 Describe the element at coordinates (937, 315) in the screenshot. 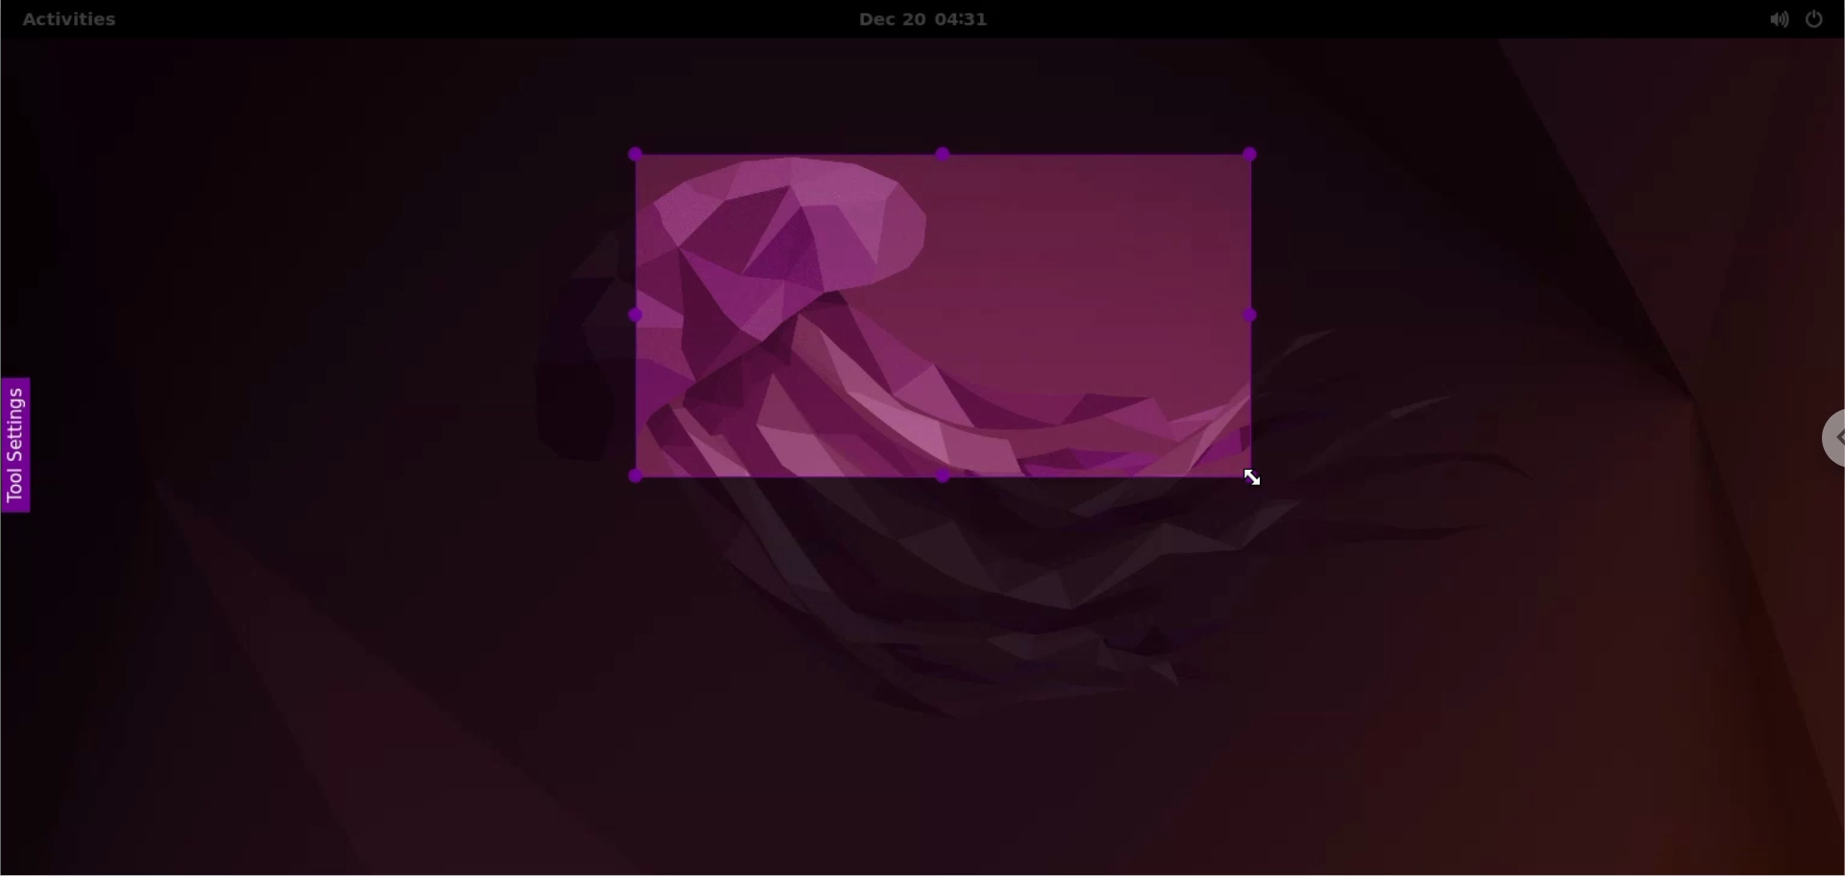

I see `select capture area` at that location.